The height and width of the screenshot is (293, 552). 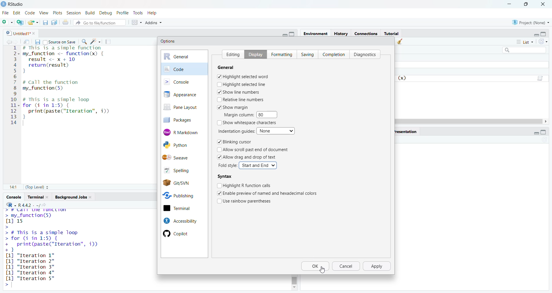 I want to click on code tools, so click(x=96, y=41).